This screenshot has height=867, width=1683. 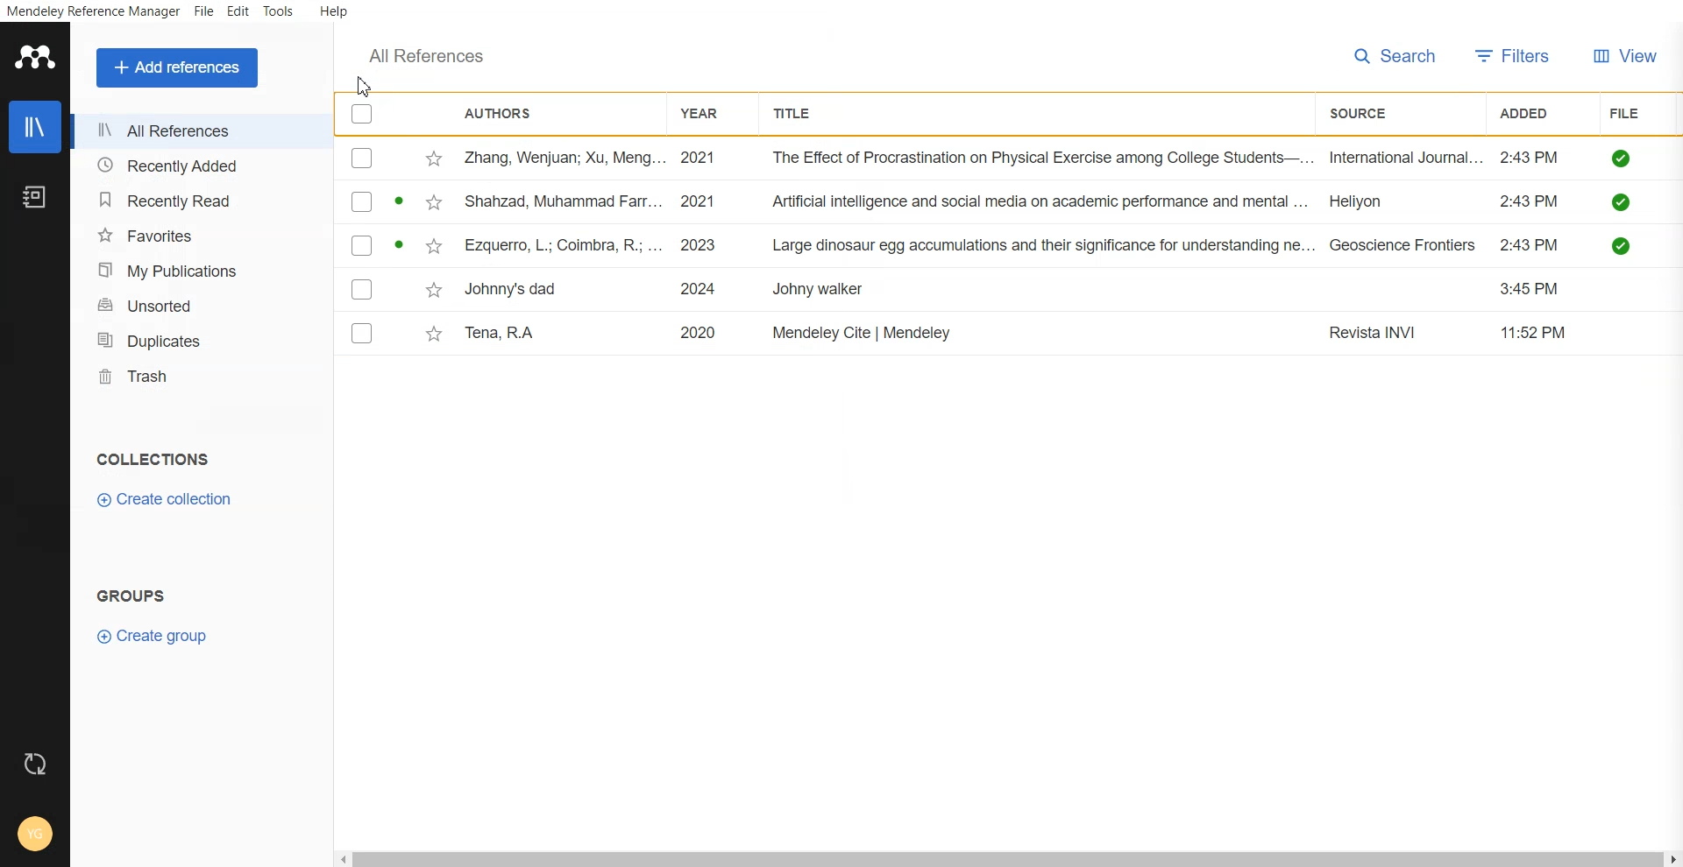 I want to click on Source, so click(x=1367, y=114).